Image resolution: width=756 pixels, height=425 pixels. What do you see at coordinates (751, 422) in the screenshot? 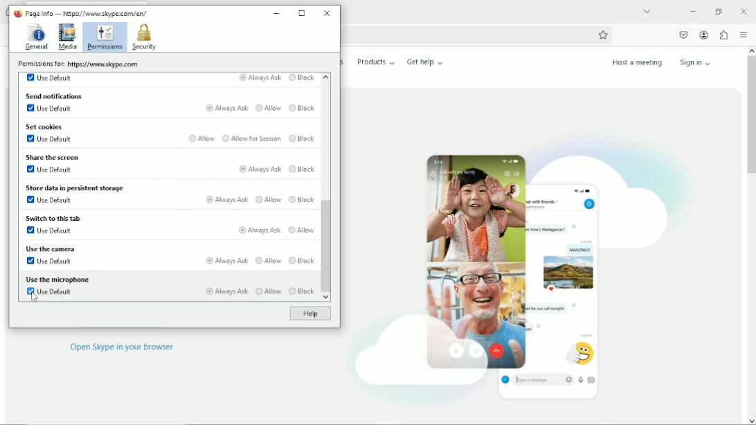
I see `scroll down` at bounding box center [751, 422].